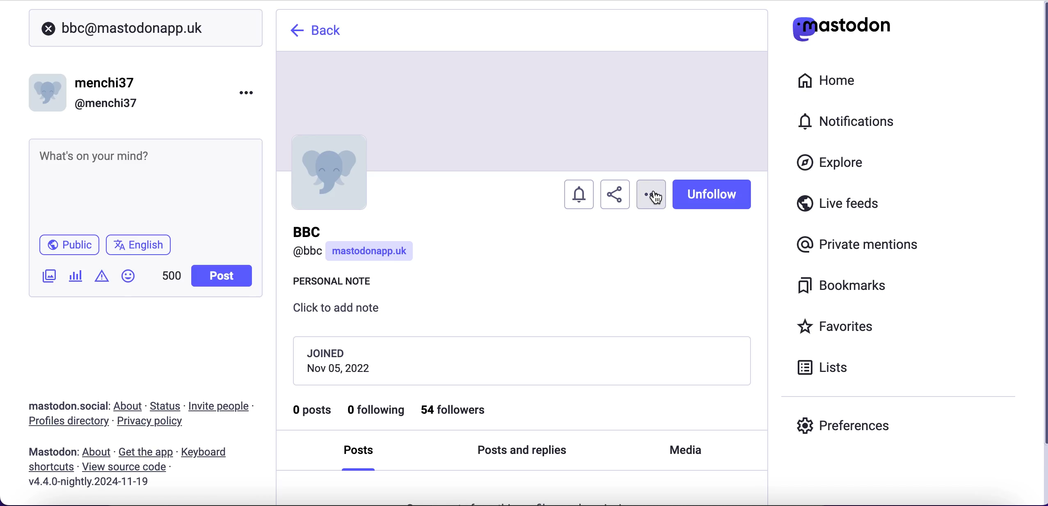  Describe the element at coordinates (53, 452) in the screenshot. I see `mastodon` at that location.